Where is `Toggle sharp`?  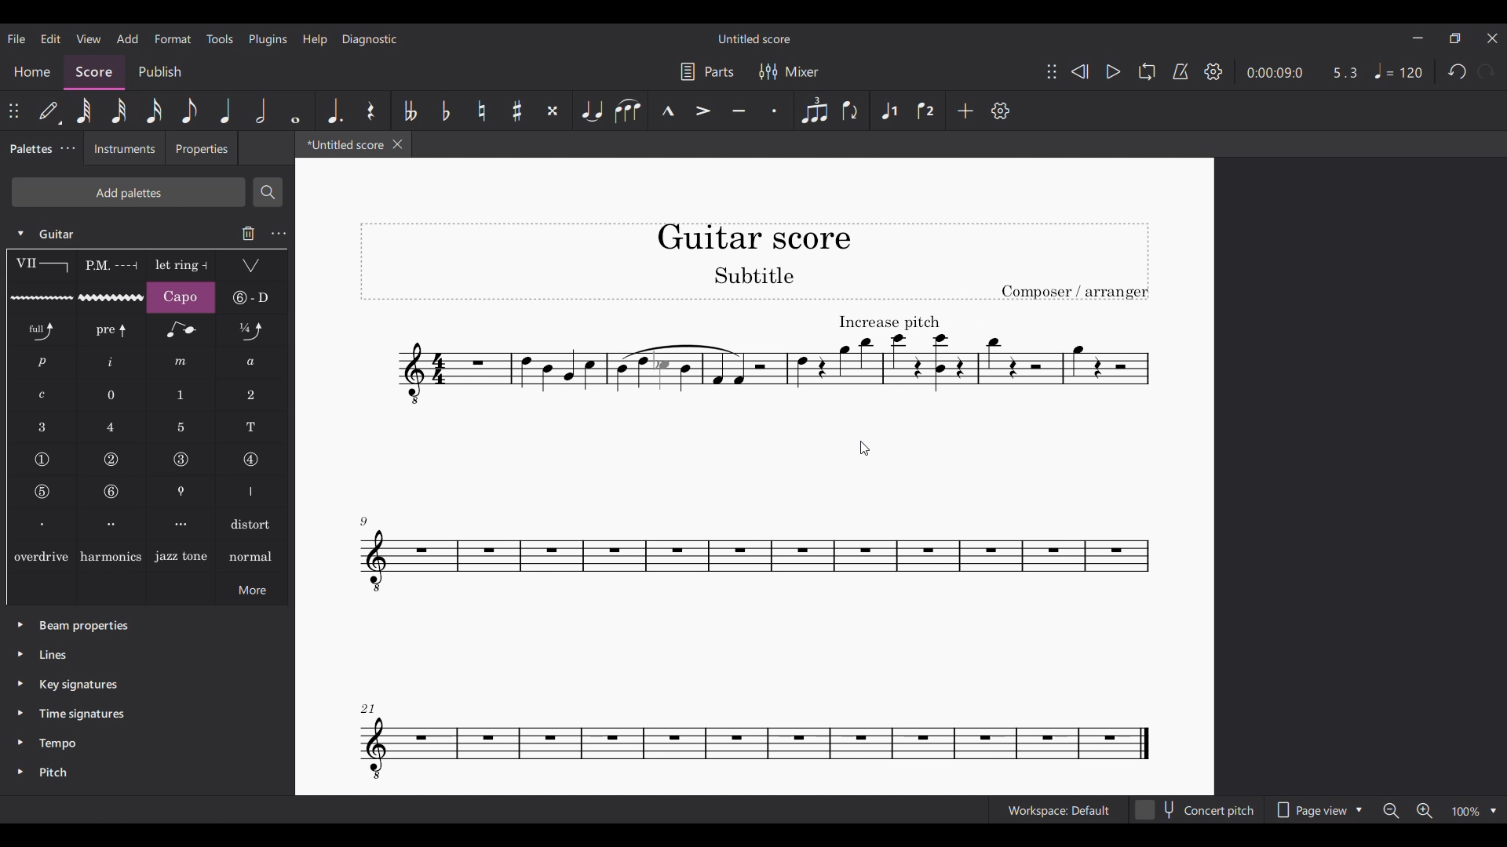
Toggle sharp is located at coordinates (517, 111).